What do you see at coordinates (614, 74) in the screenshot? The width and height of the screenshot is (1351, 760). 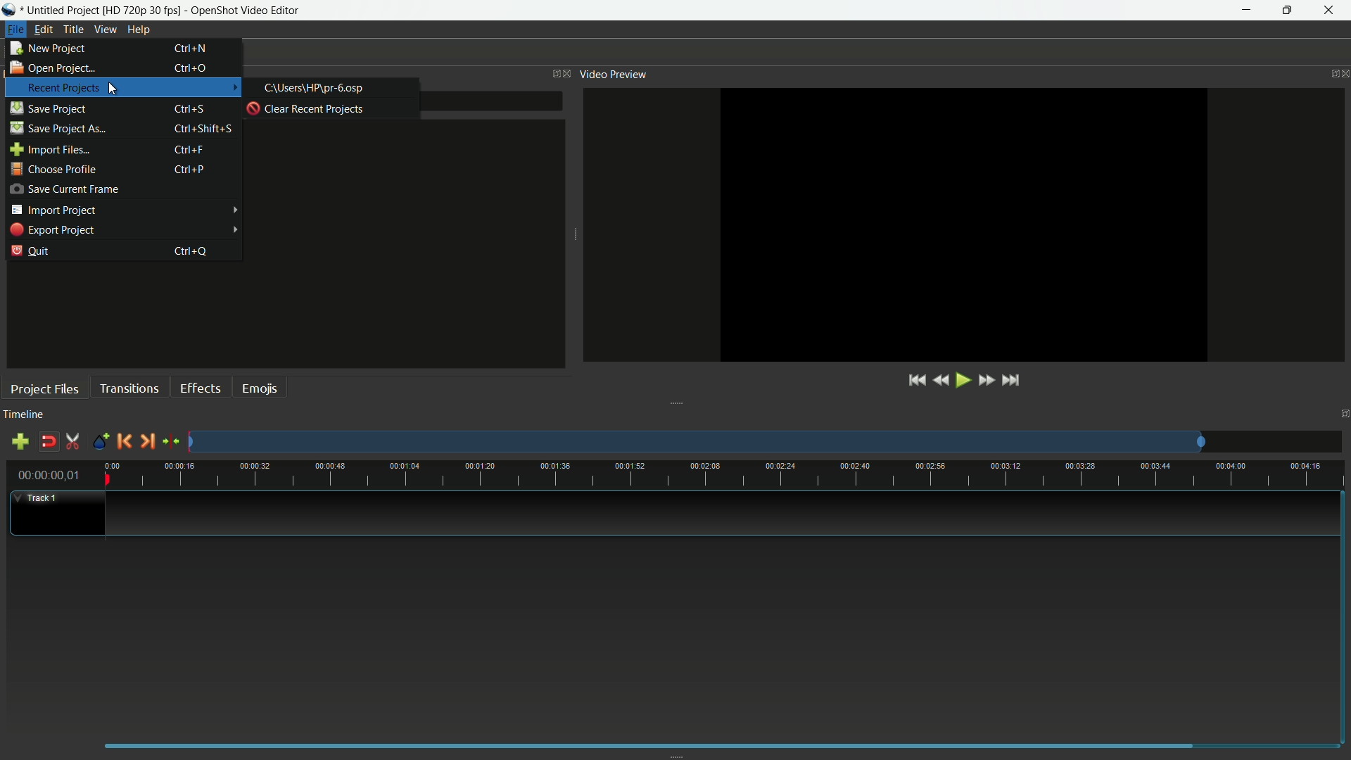 I see `video preview` at bounding box center [614, 74].